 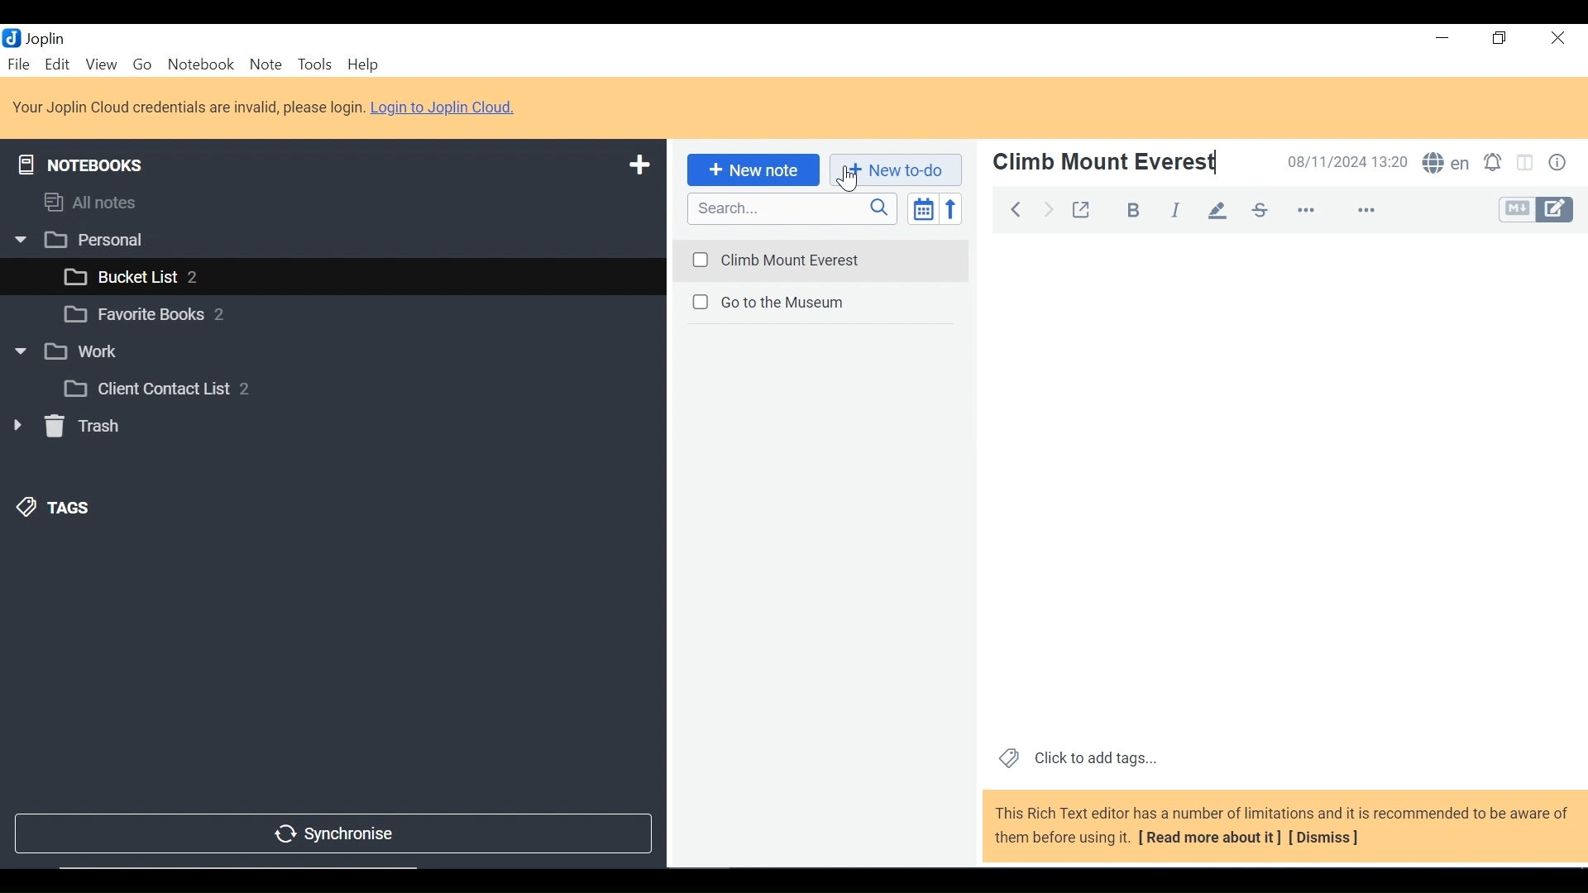 What do you see at coordinates (895, 170) in the screenshot?
I see `Add New to-do` at bounding box center [895, 170].